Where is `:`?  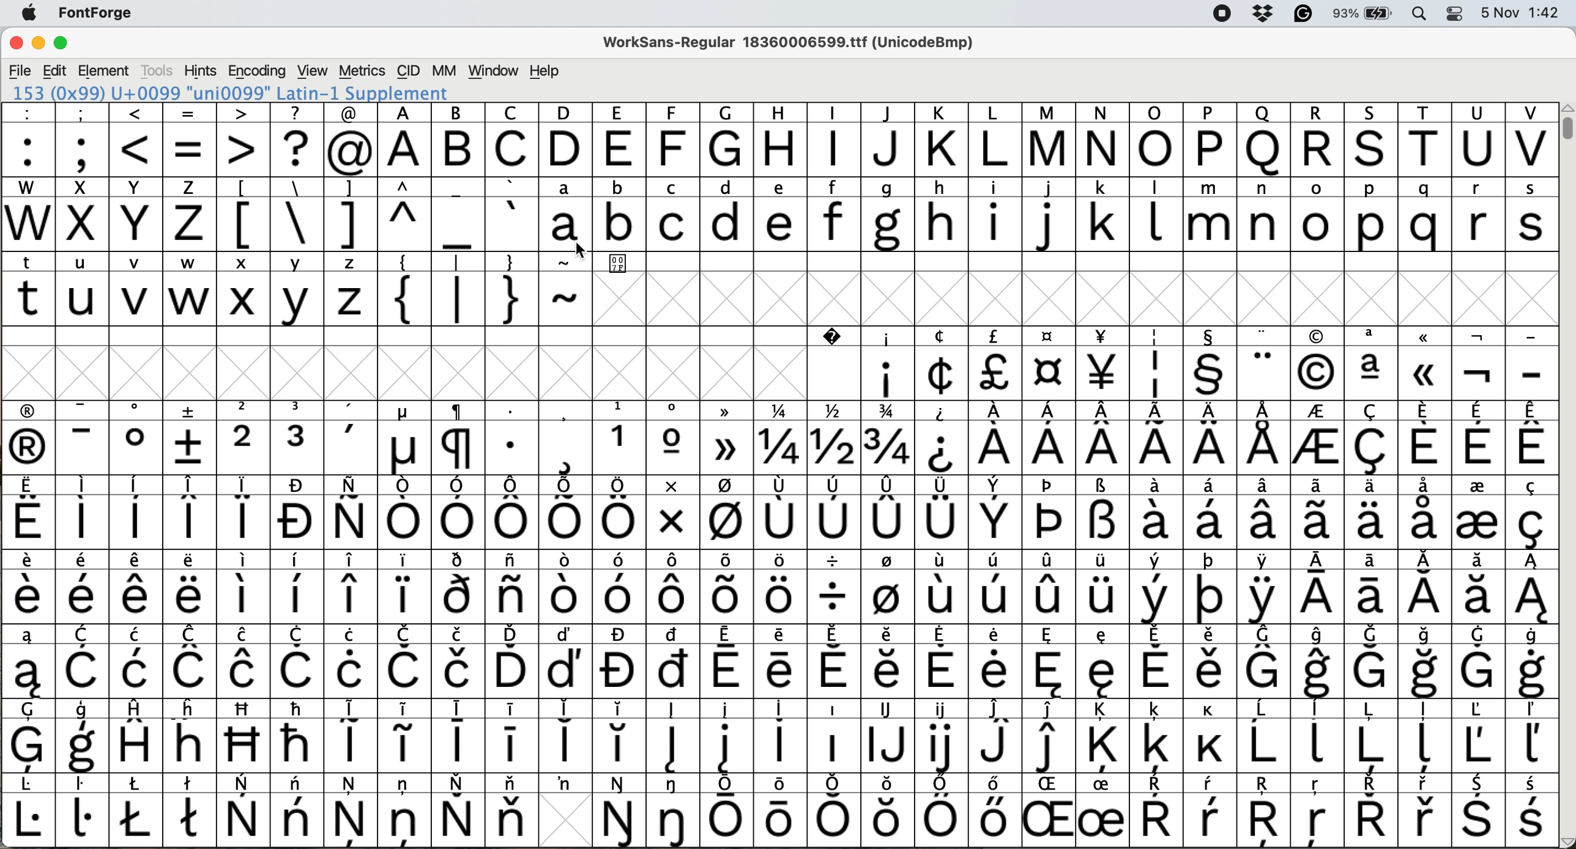 : is located at coordinates (29, 140).